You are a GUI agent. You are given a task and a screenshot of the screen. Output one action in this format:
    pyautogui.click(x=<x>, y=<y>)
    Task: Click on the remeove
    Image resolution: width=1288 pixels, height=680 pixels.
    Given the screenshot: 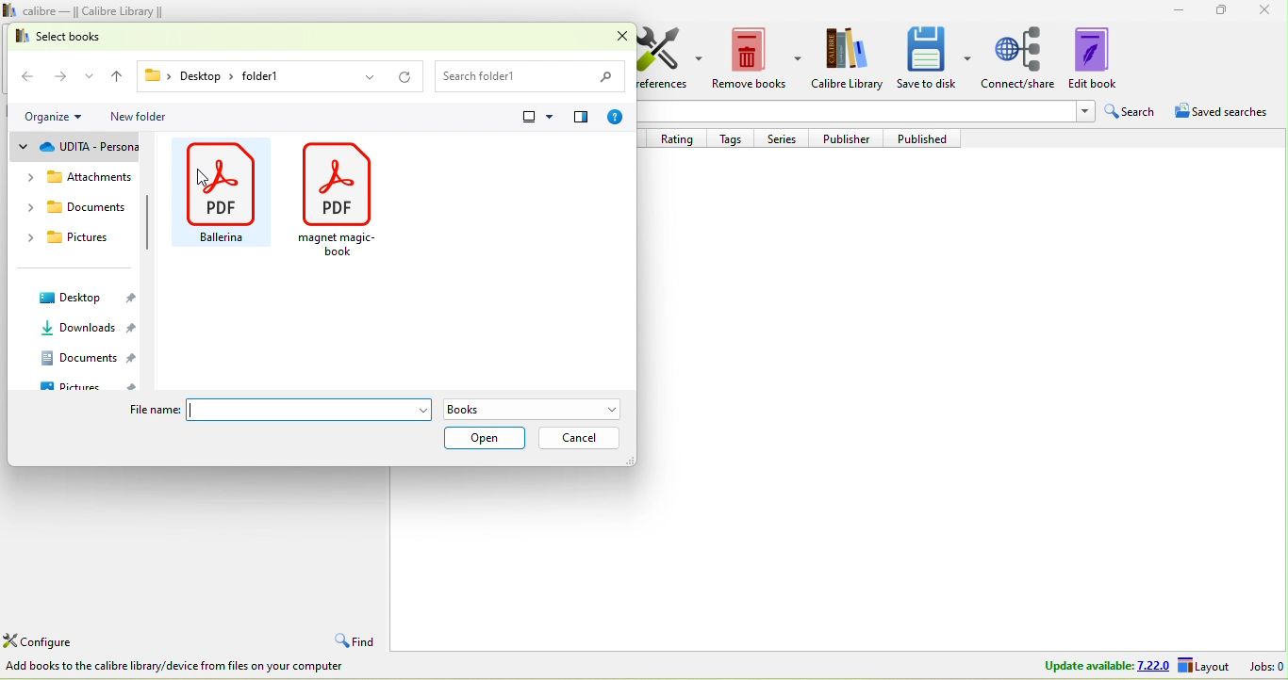 What is the action you would take?
    pyautogui.click(x=756, y=59)
    